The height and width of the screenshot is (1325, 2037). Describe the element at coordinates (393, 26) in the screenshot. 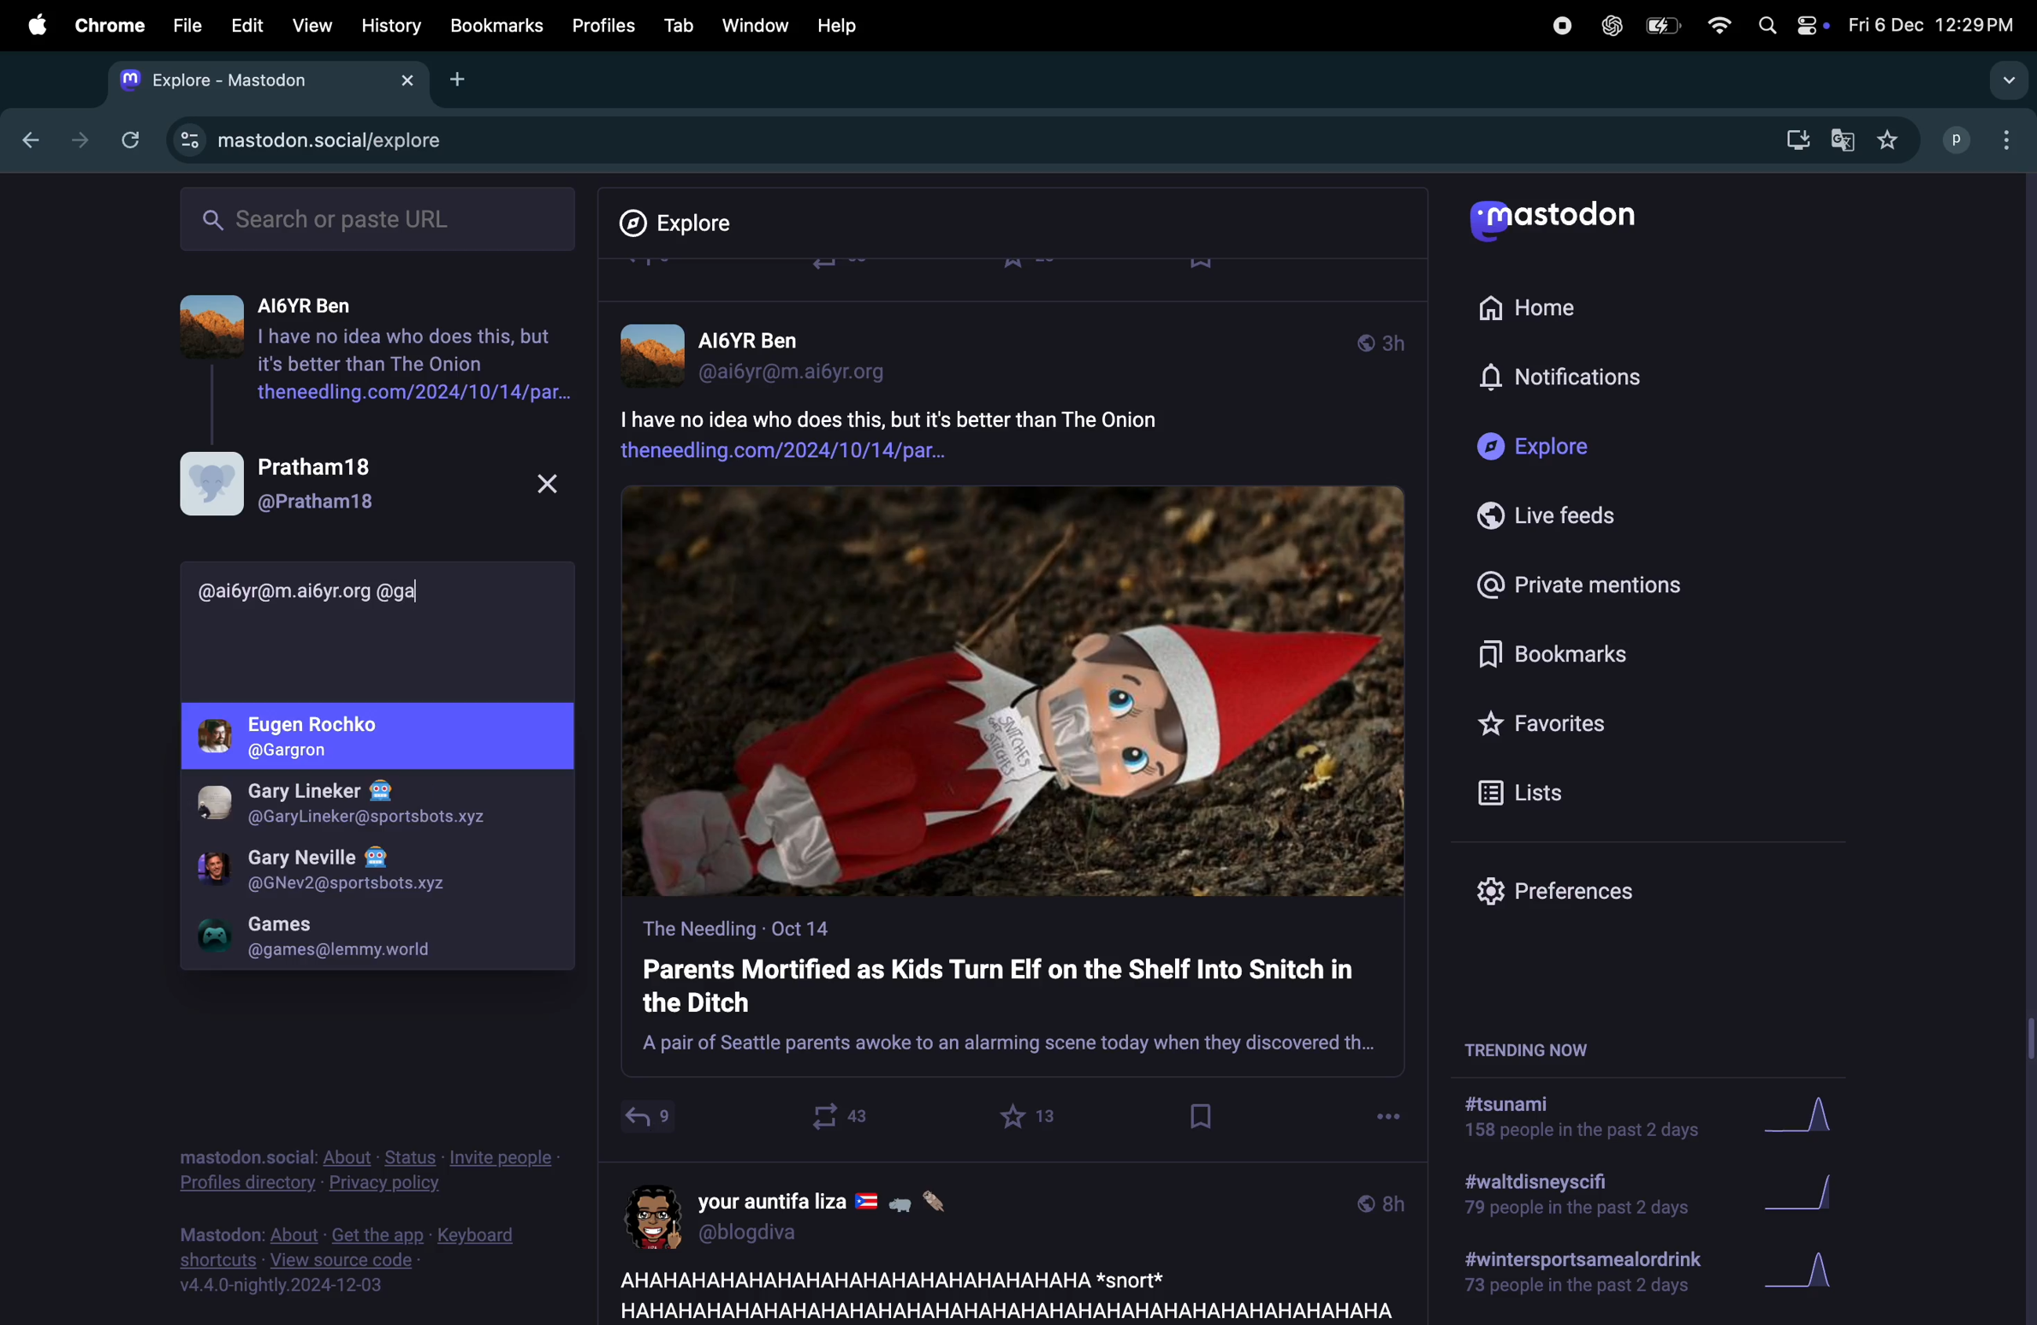

I see `history` at that location.